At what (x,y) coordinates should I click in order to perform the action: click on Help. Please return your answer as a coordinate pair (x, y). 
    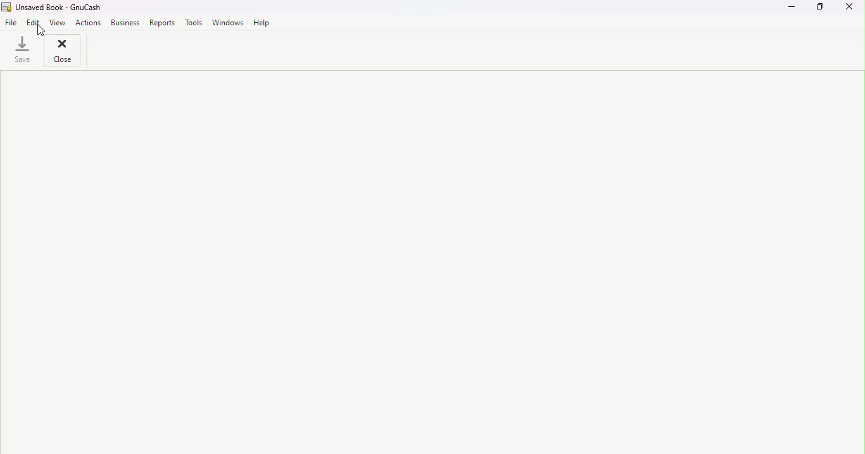
    Looking at the image, I should click on (259, 23).